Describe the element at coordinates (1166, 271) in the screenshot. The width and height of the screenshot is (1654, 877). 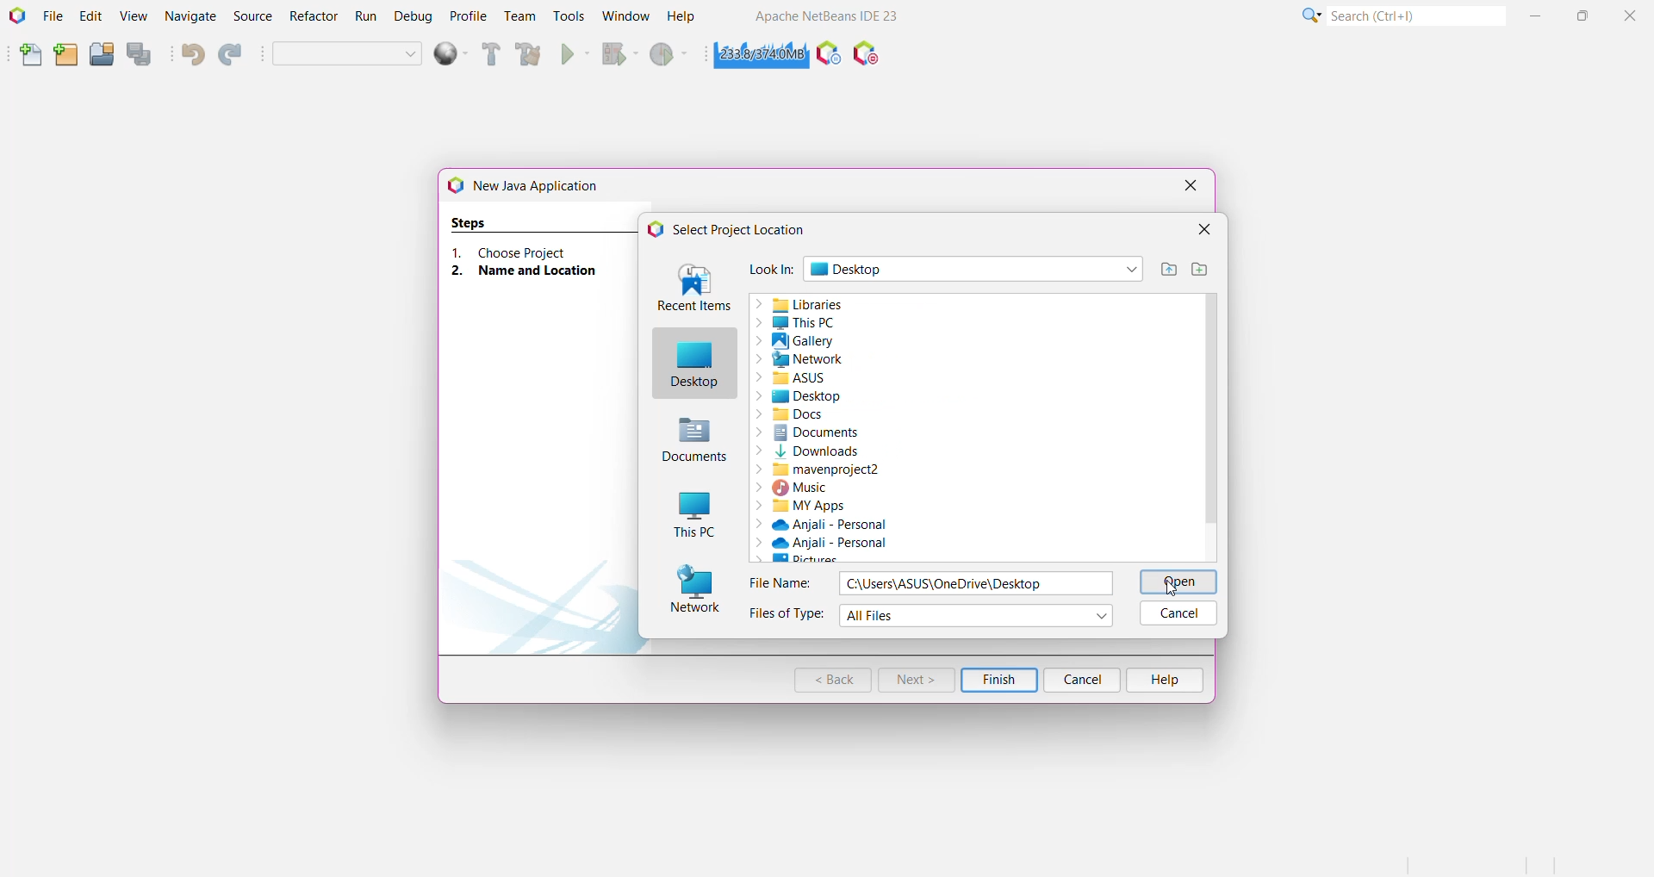
I see `Up one level` at that location.